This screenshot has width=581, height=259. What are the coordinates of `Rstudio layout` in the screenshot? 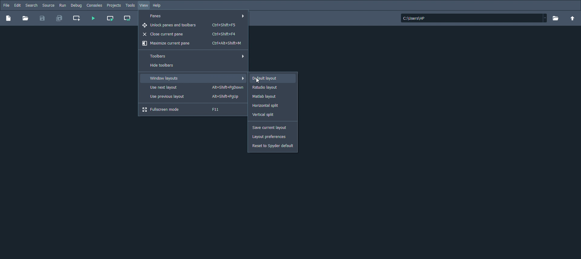 It's located at (265, 88).